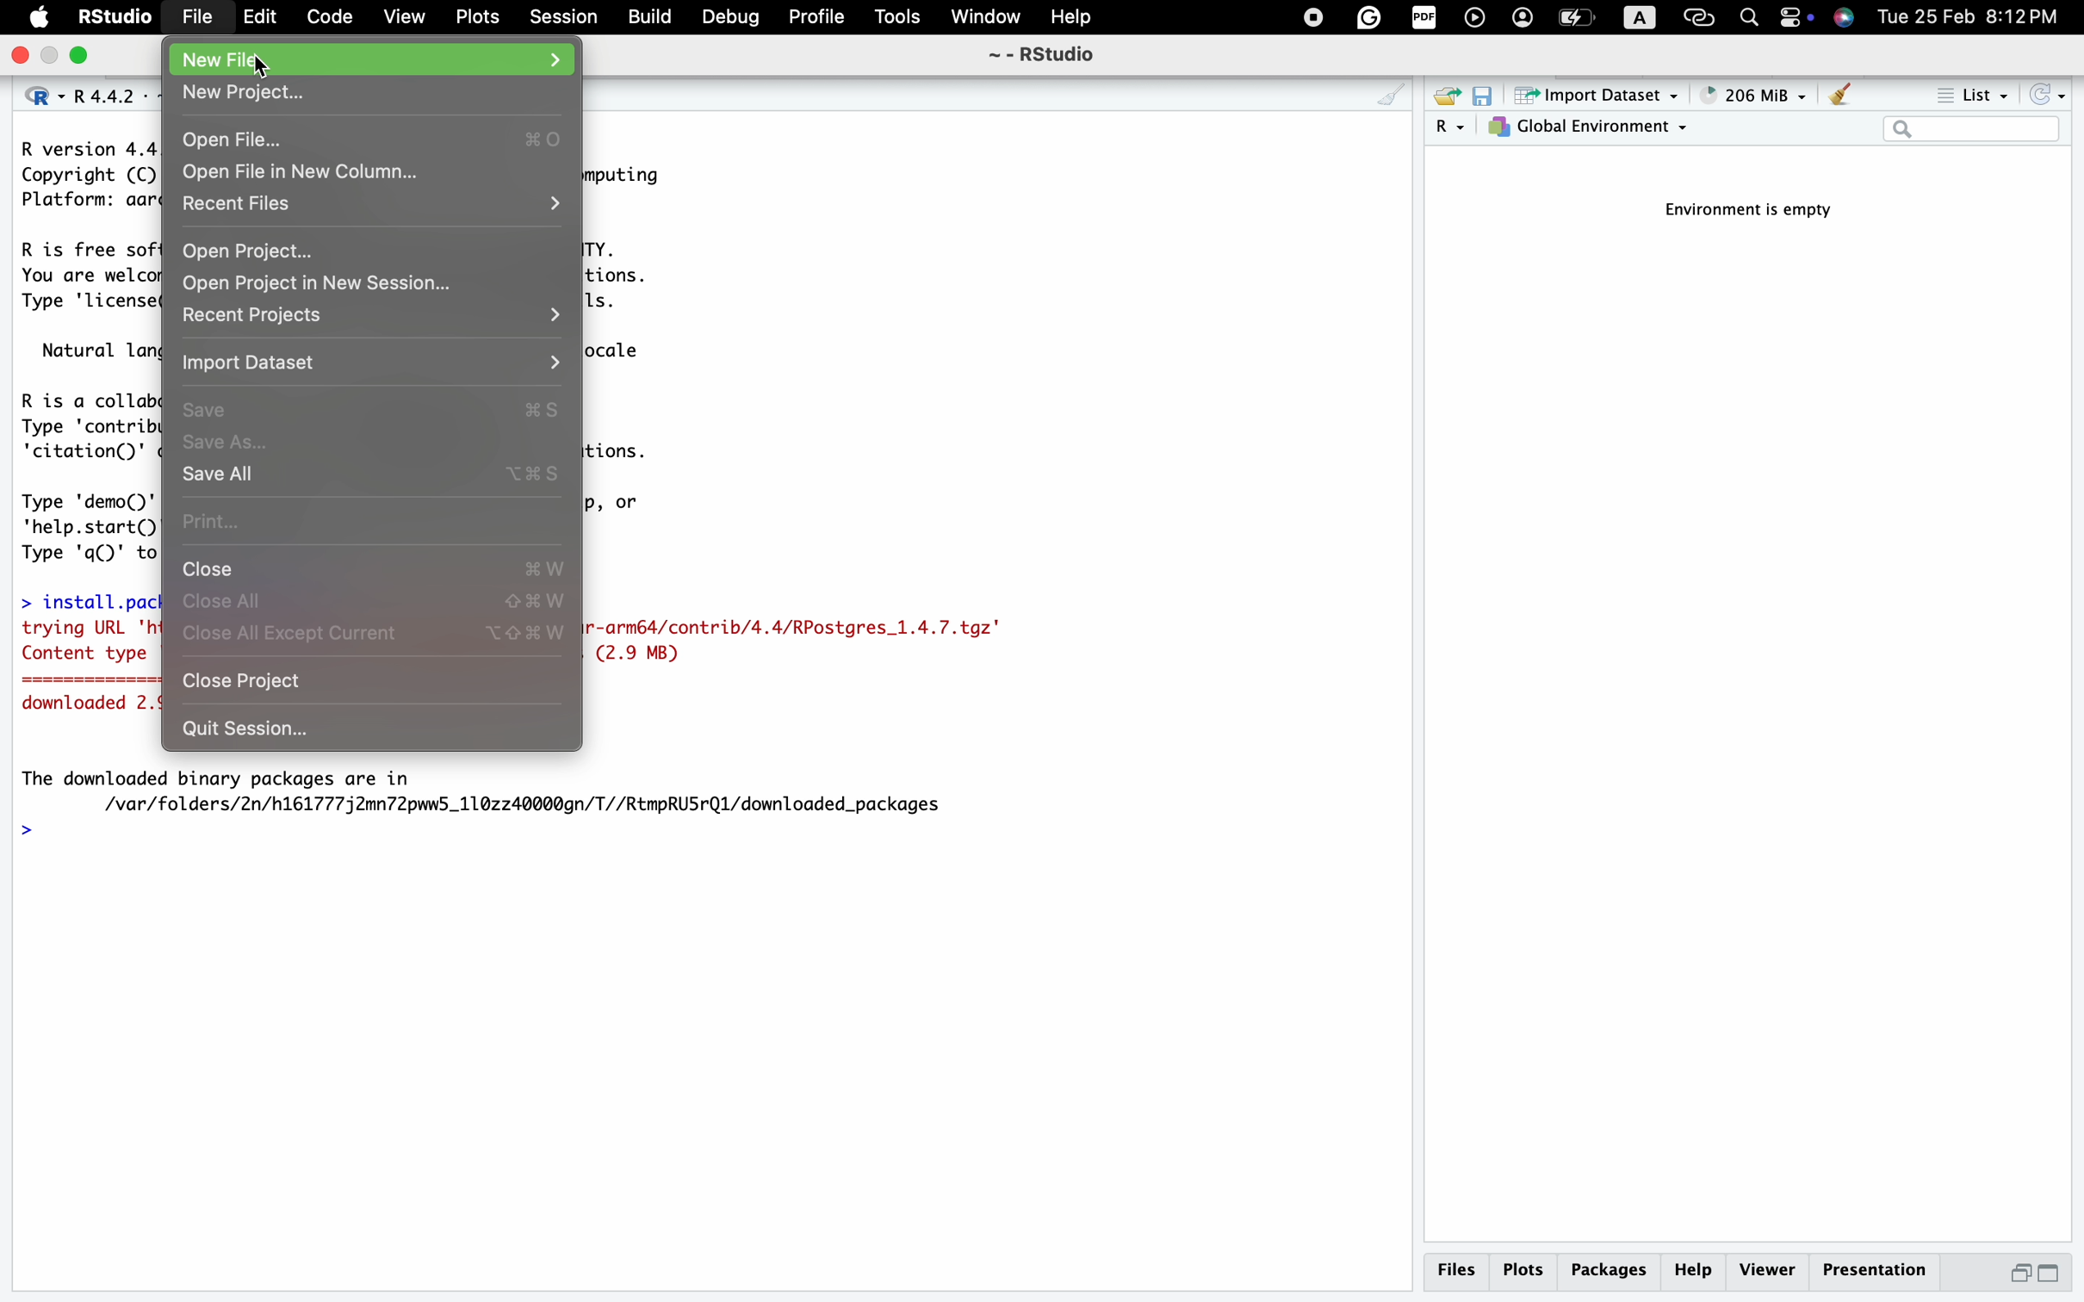  I want to click on link, so click(1700, 16).